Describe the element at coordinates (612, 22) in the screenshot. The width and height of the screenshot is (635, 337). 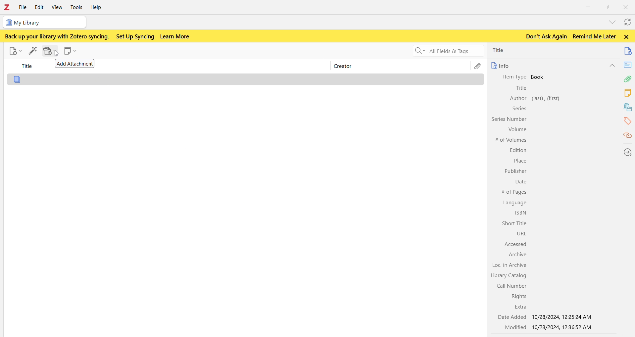
I see `list all tabs` at that location.